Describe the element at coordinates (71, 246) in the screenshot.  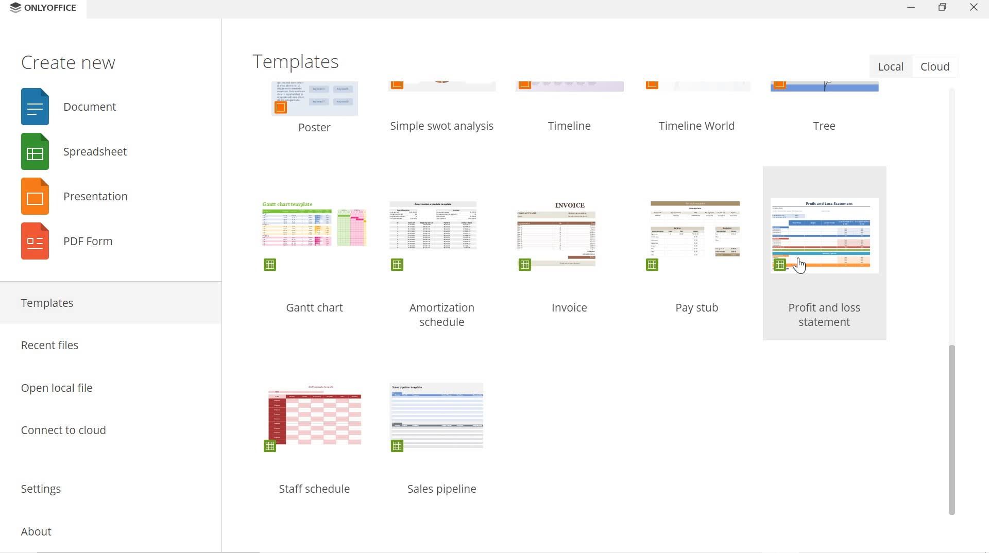
I see `PDF Form` at that location.